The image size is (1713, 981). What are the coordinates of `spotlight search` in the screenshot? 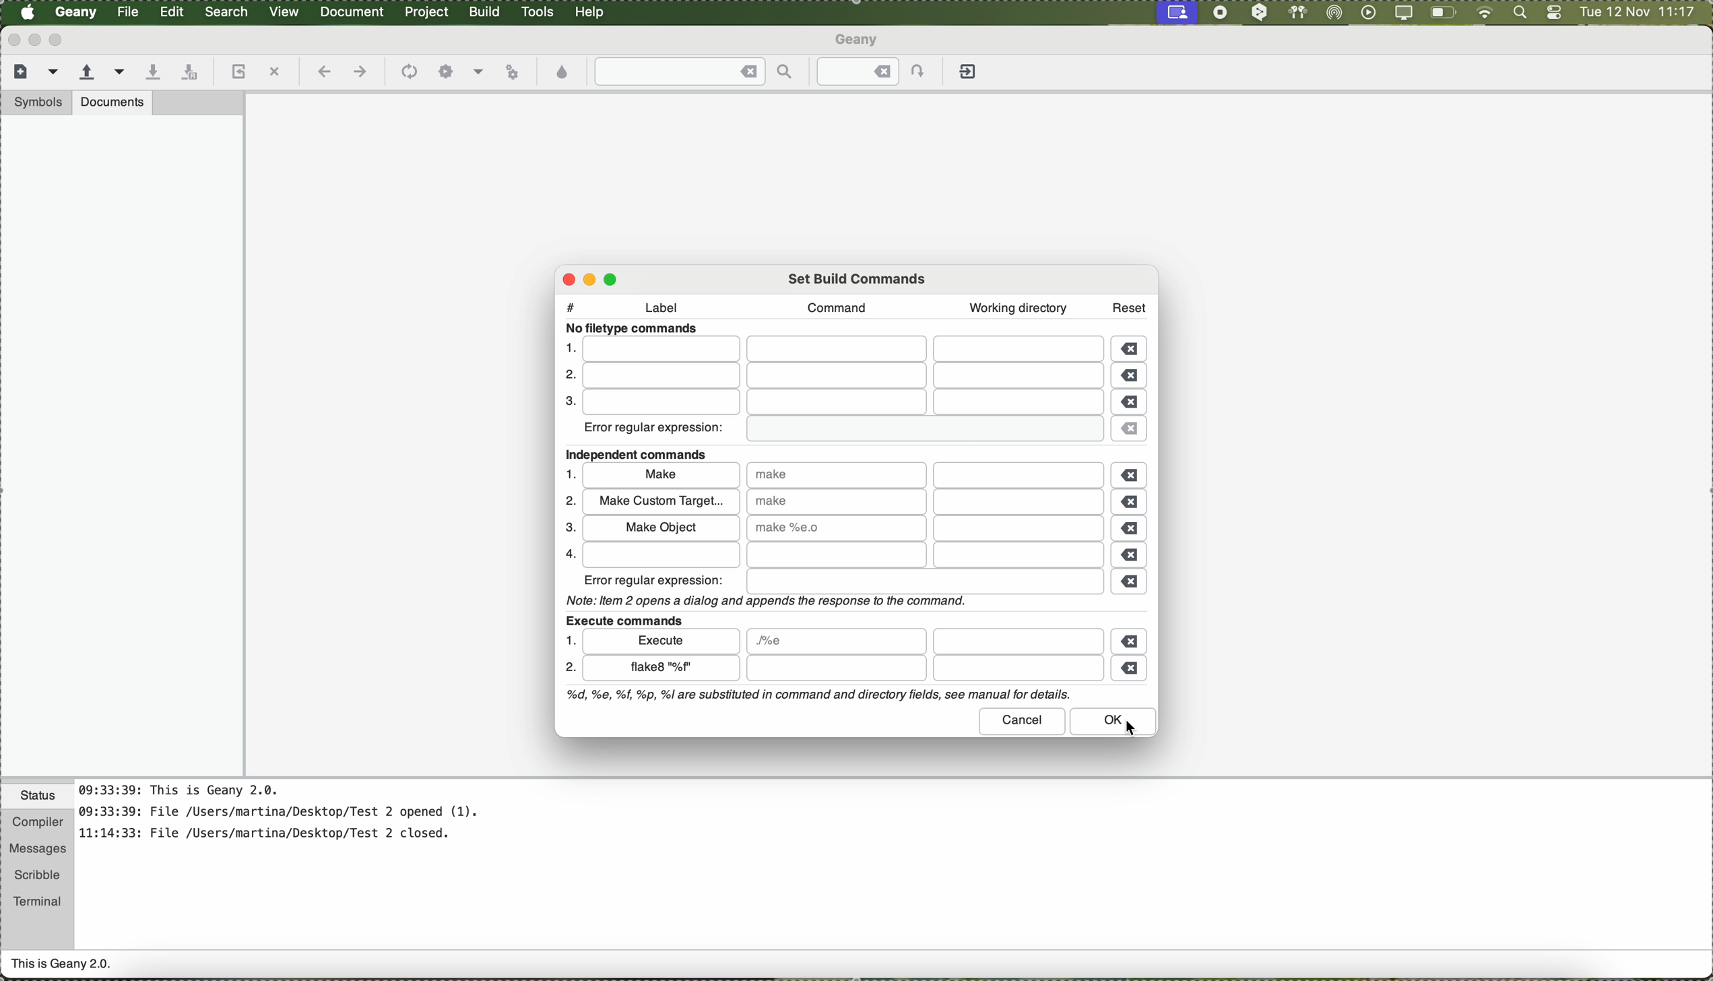 It's located at (1517, 13).